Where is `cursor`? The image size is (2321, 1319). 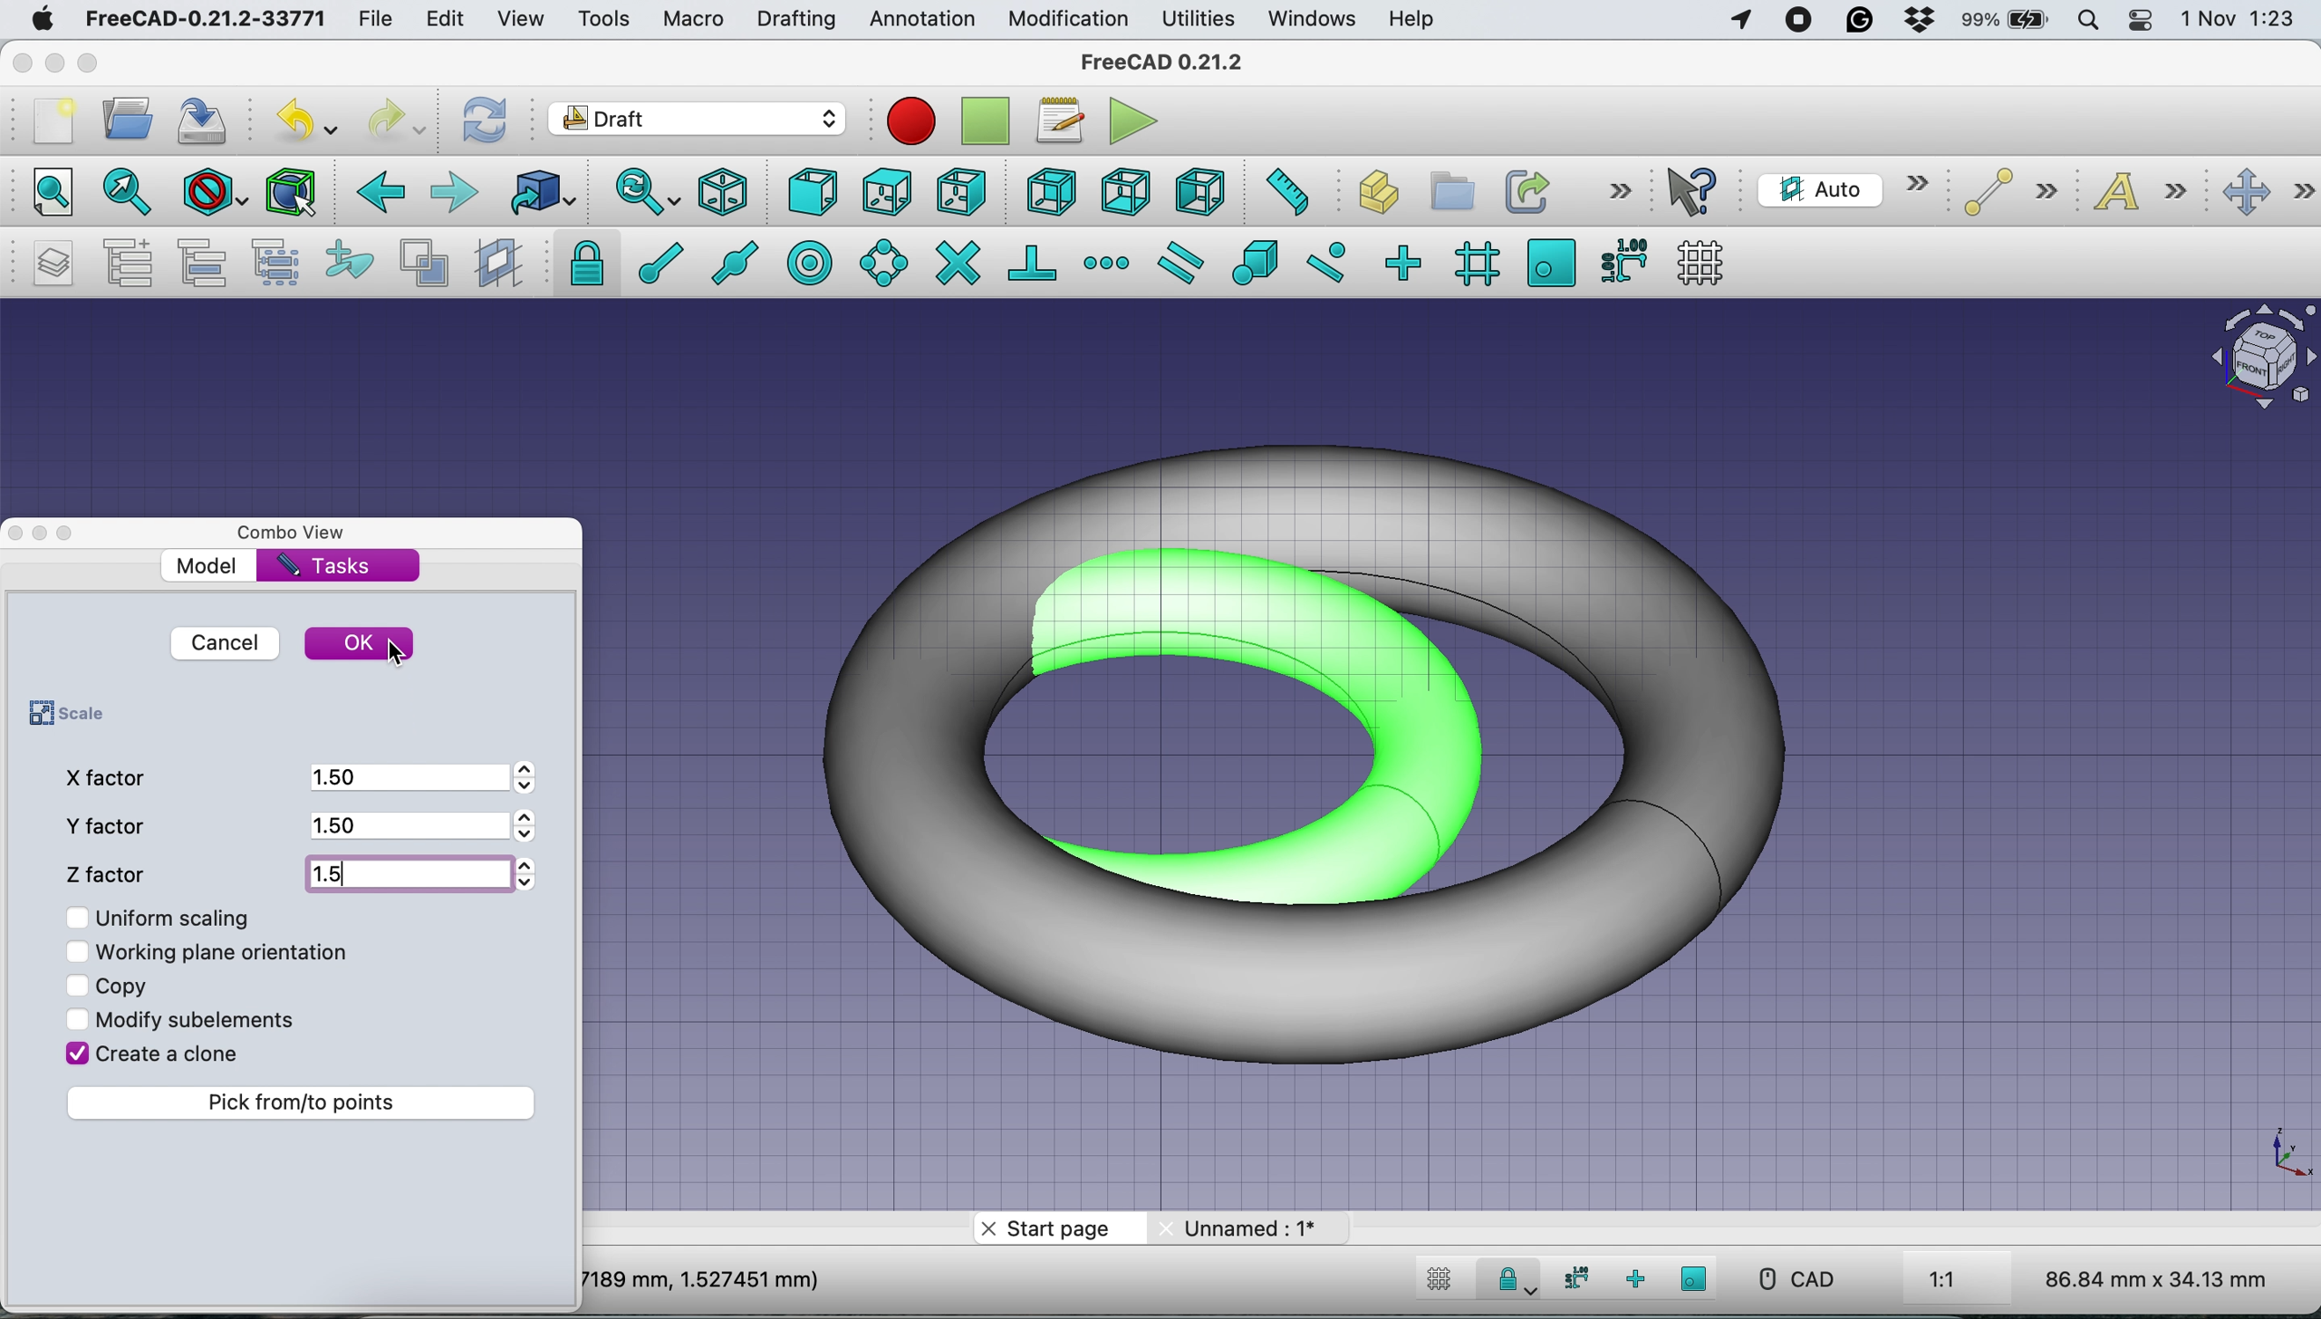
cursor is located at coordinates (395, 650).